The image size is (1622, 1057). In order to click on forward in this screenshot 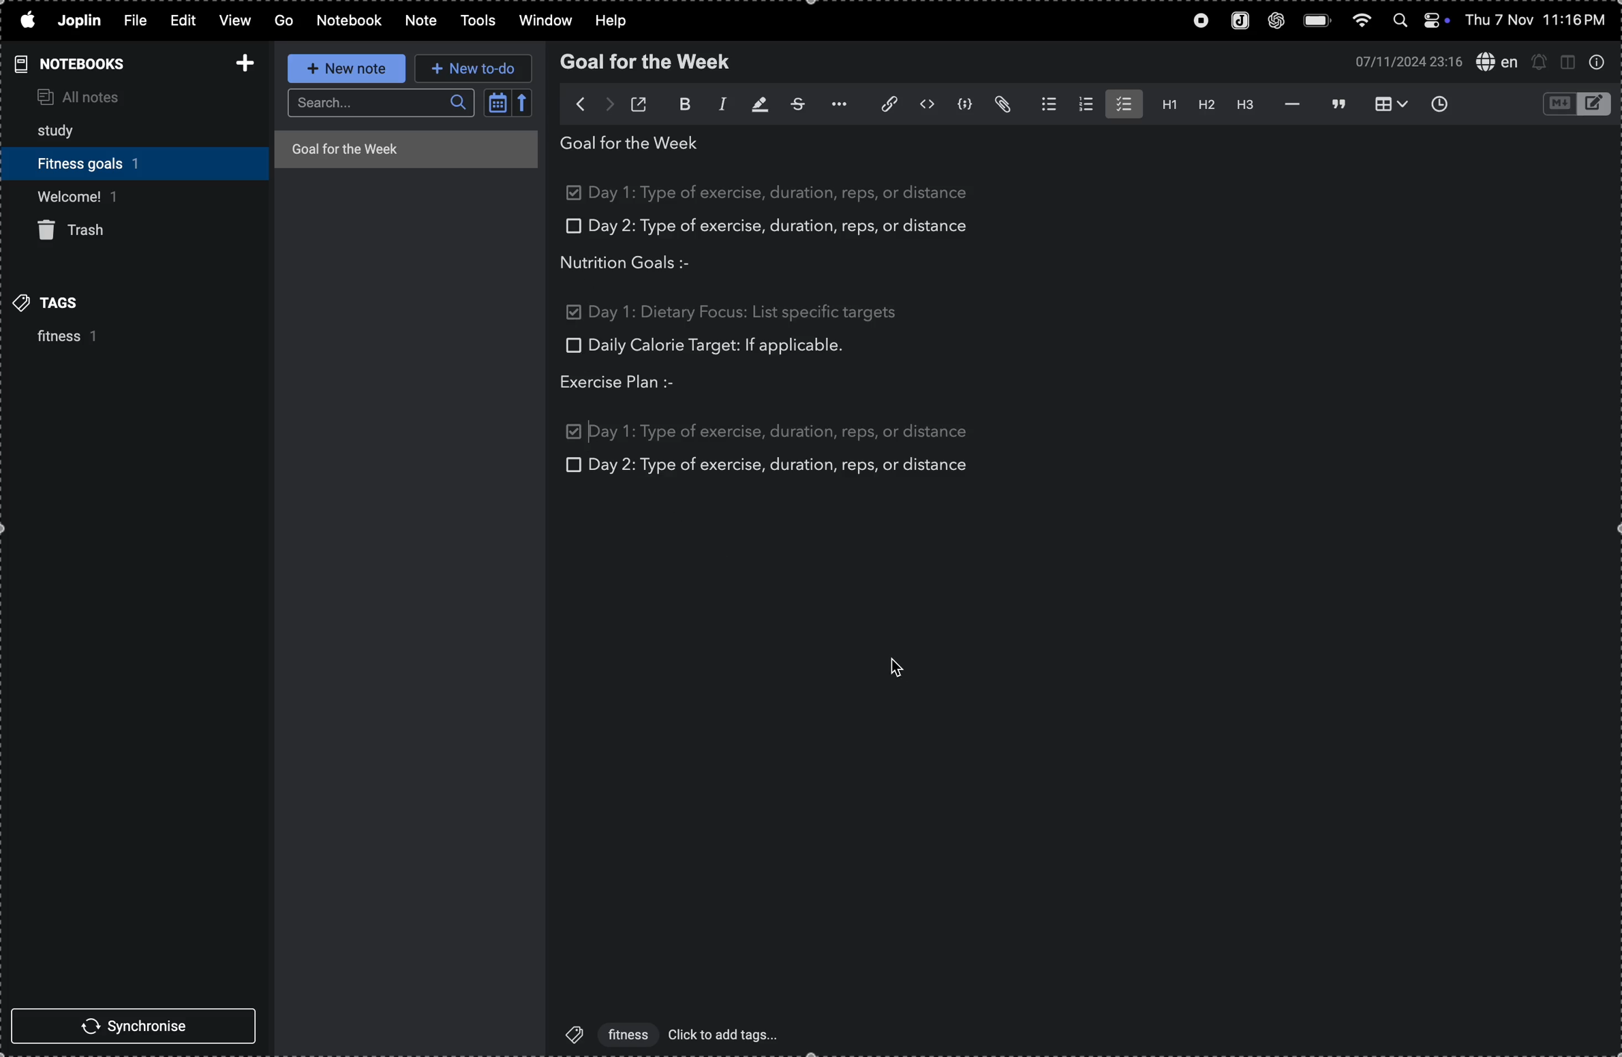, I will do `click(609, 101)`.